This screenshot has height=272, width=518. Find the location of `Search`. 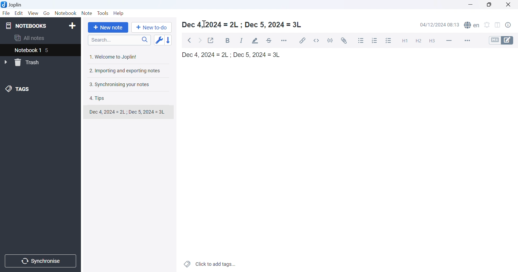

Search is located at coordinates (119, 40).